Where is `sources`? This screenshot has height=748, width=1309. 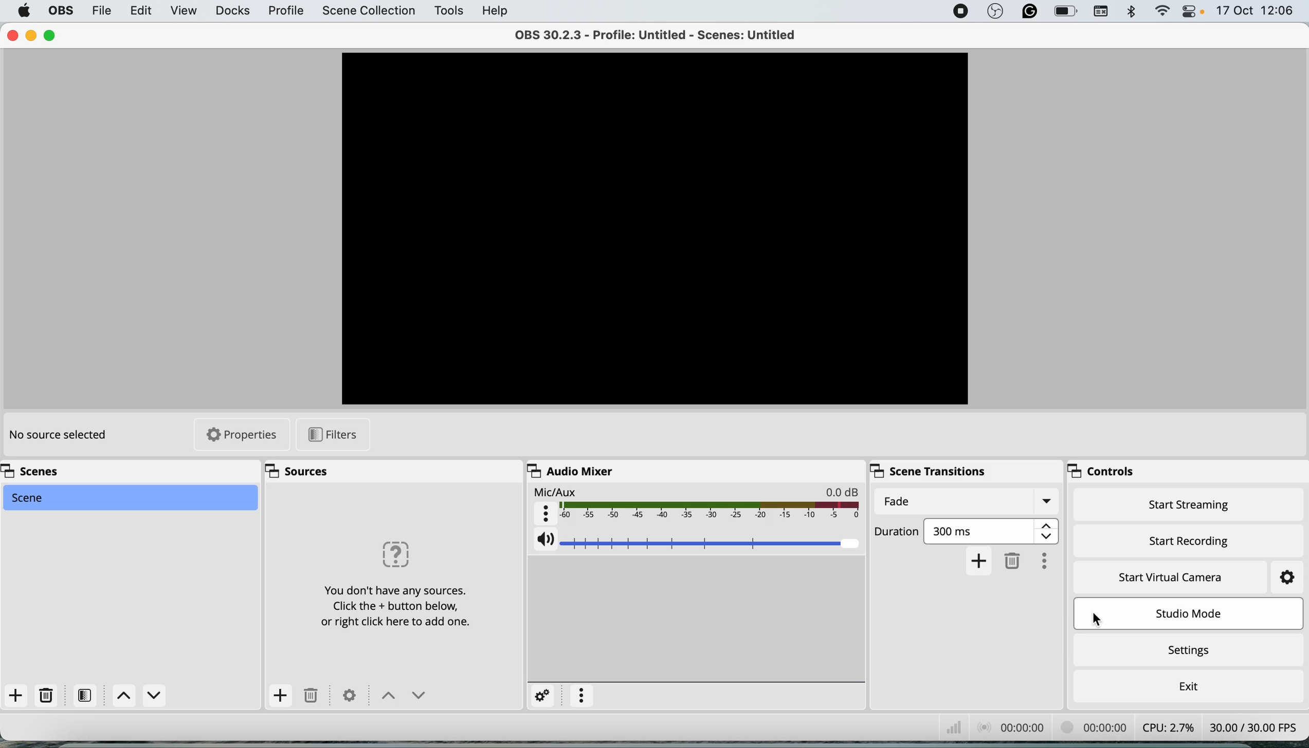
sources is located at coordinates (300, 470).